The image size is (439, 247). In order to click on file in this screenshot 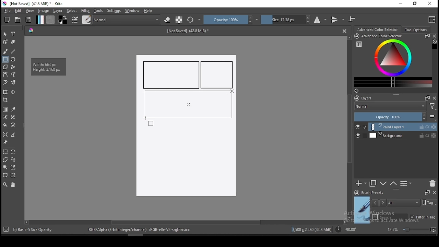, I will do `click(7, 11)`.